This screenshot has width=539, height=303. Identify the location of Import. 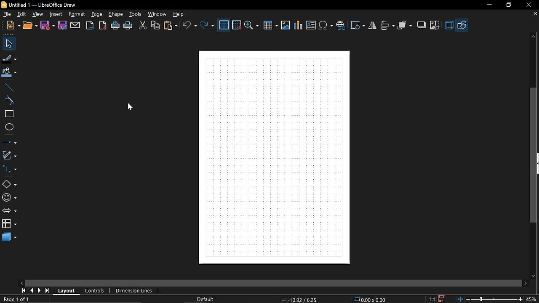
(90, 26).